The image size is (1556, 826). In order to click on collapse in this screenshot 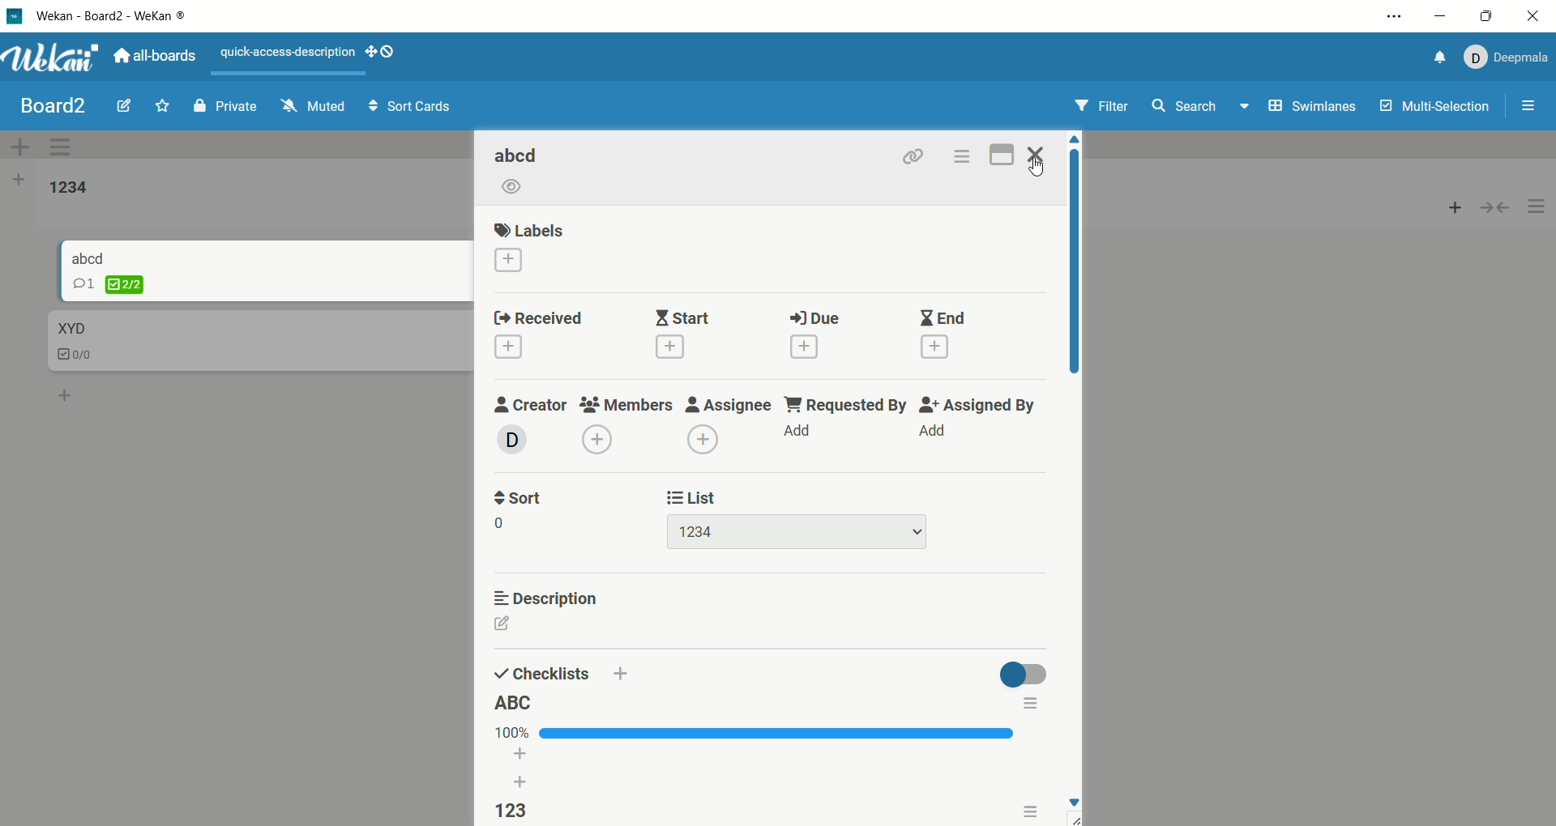, I will do `click(1496, 209)`.